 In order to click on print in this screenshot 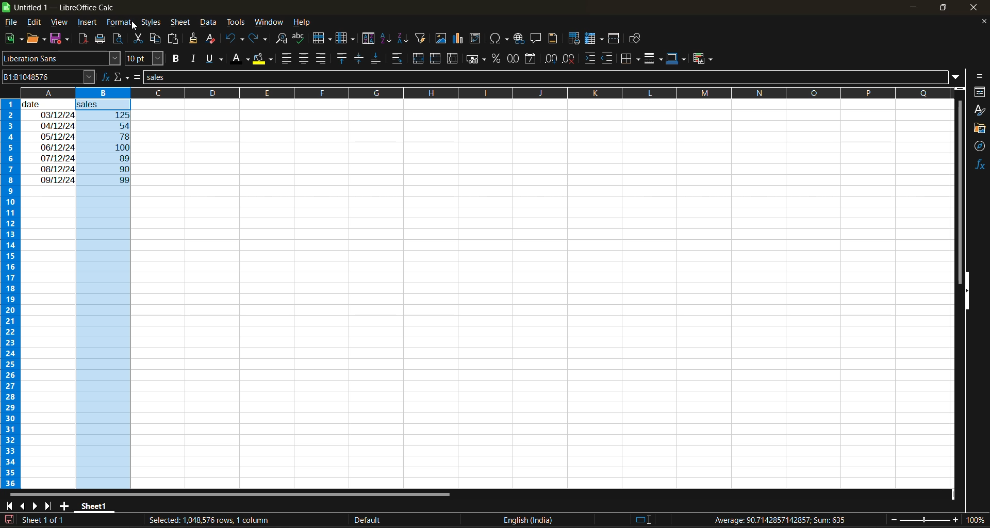, I will do `click(99, 39)`.